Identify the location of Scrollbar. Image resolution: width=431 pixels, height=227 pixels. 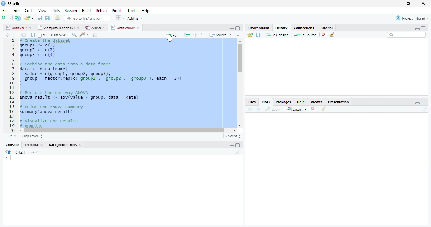
(239, 83).